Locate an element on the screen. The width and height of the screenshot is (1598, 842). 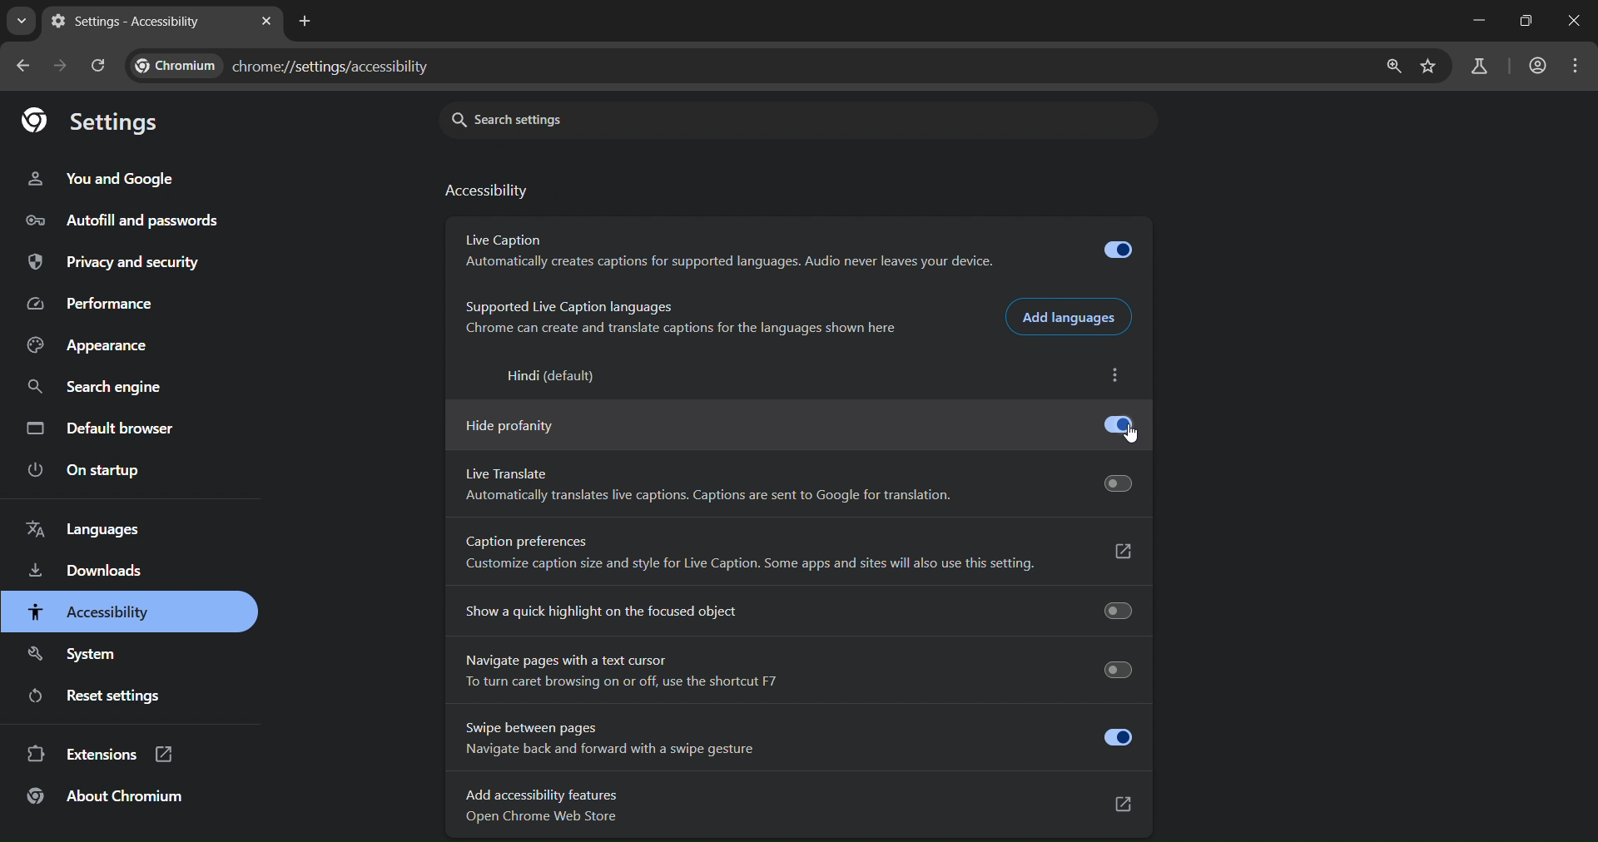
zoom is located at coordinates (1395, 67).